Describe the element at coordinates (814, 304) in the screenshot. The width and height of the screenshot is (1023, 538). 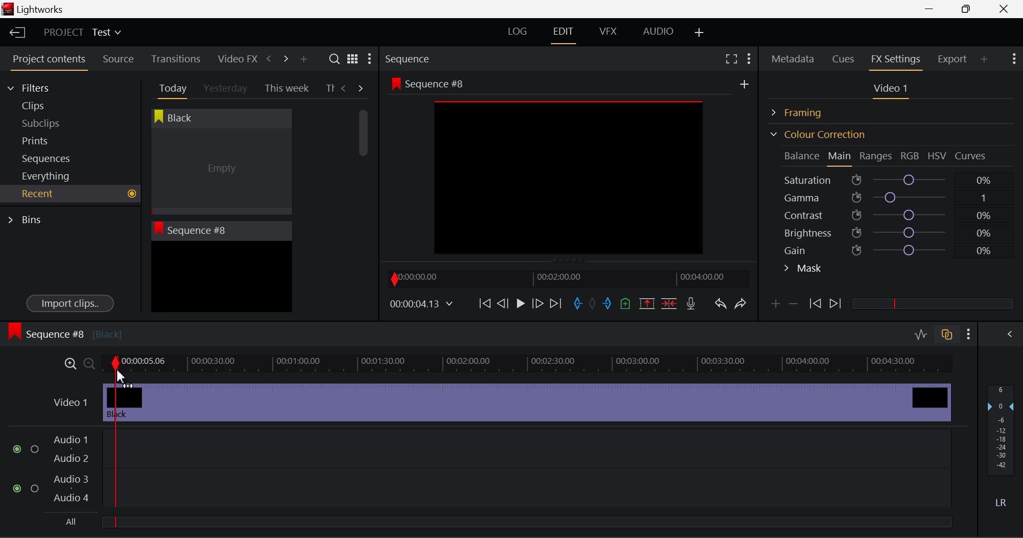
I see `Previous keyframe` at that location.